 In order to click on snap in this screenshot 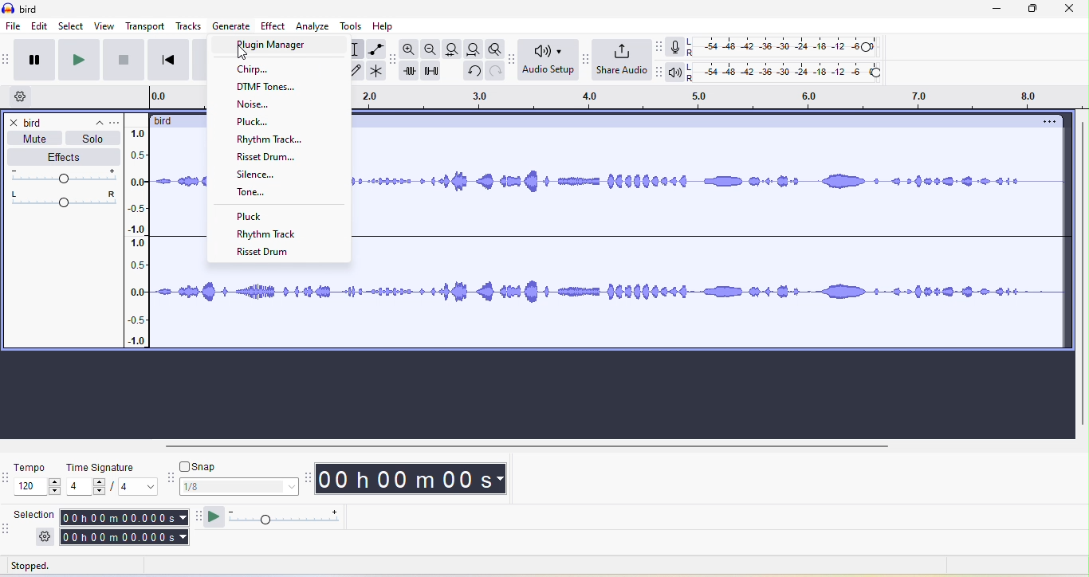, I will do `click(202, 466)`.